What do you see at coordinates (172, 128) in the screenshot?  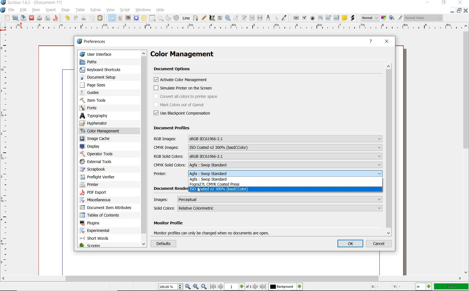 I see `DOCUMENT PROFILES` at bounding box center [172, 128].